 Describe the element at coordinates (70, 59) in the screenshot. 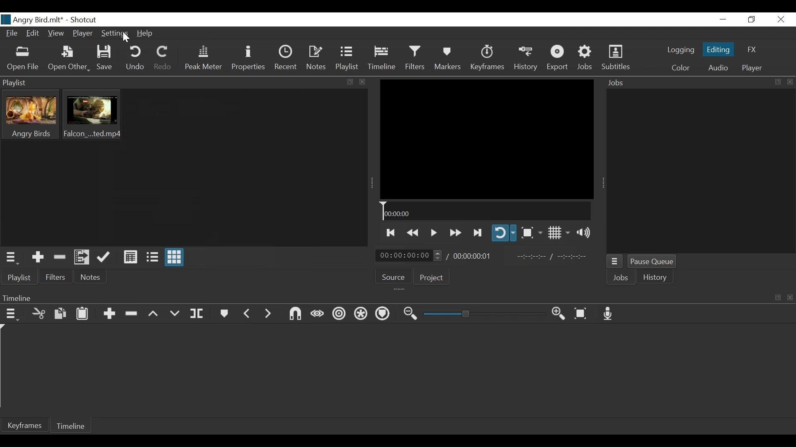

I see `Open Other` at that location.